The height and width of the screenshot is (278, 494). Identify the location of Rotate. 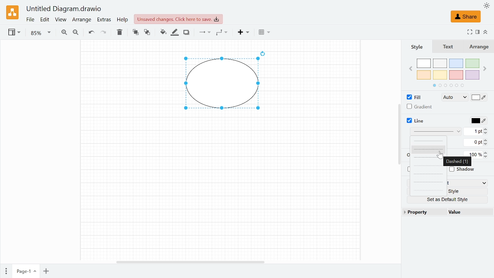
(264, 53).